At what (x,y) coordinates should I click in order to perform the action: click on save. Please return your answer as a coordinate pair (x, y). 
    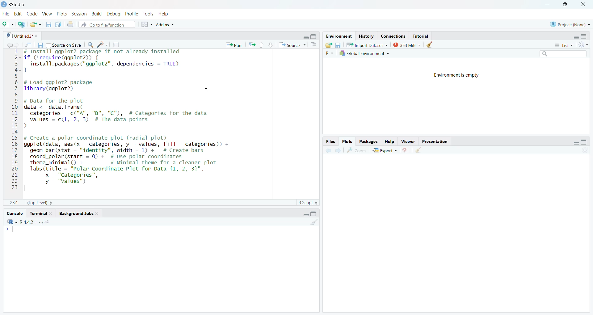
    Looking at the image, I should click on (339, 45).